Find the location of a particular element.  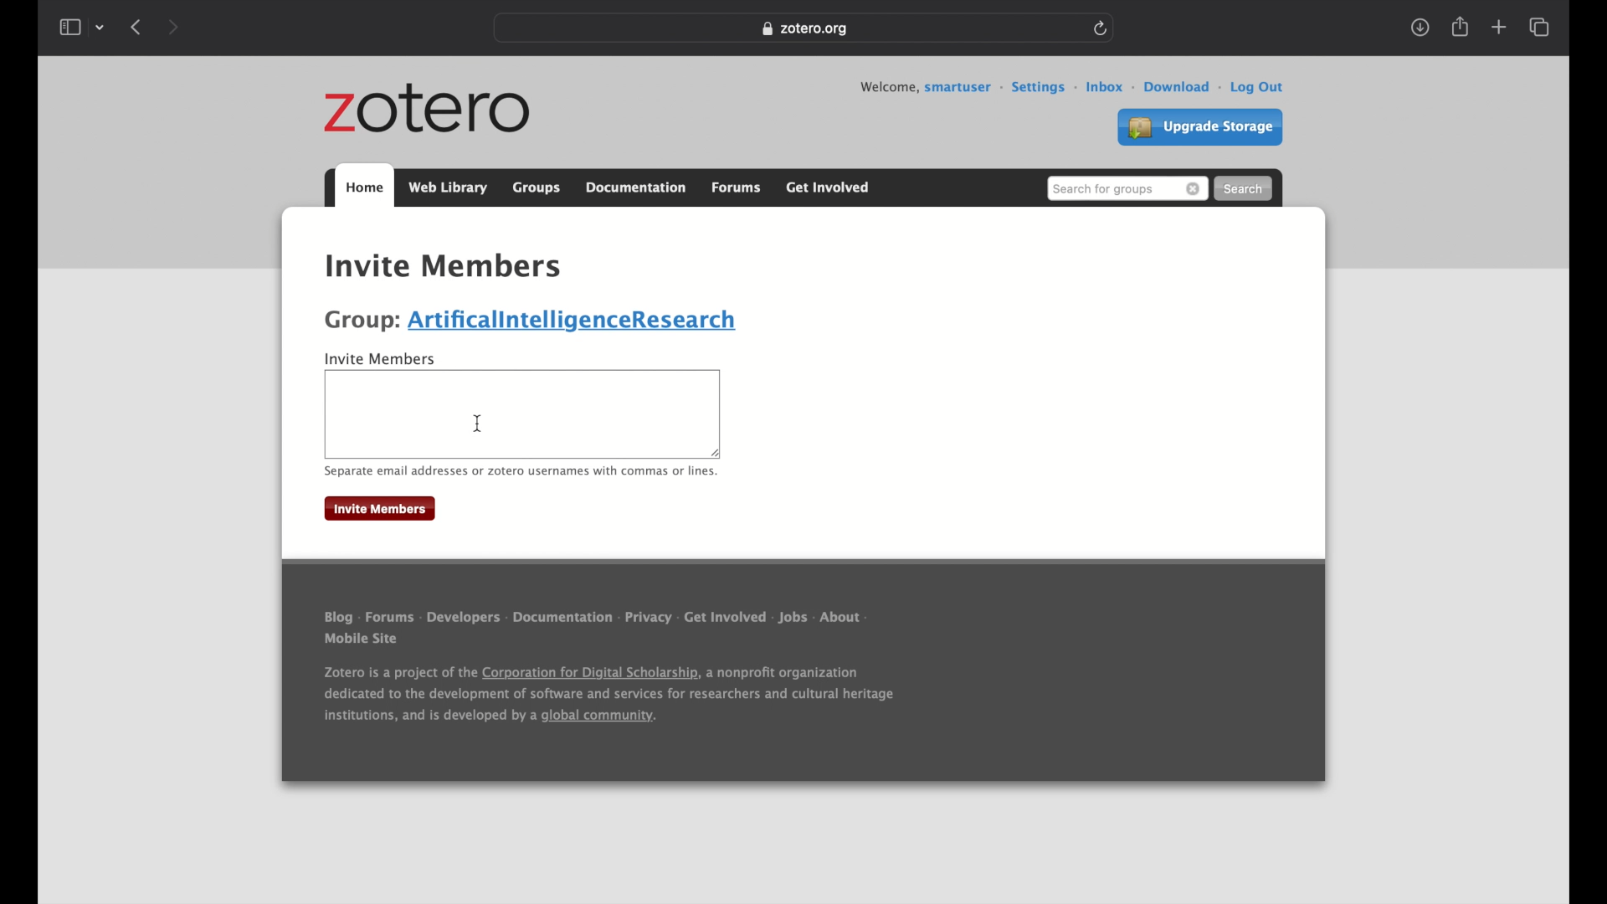

show sidebar dropdown menu is located at coordinates (82, 28).